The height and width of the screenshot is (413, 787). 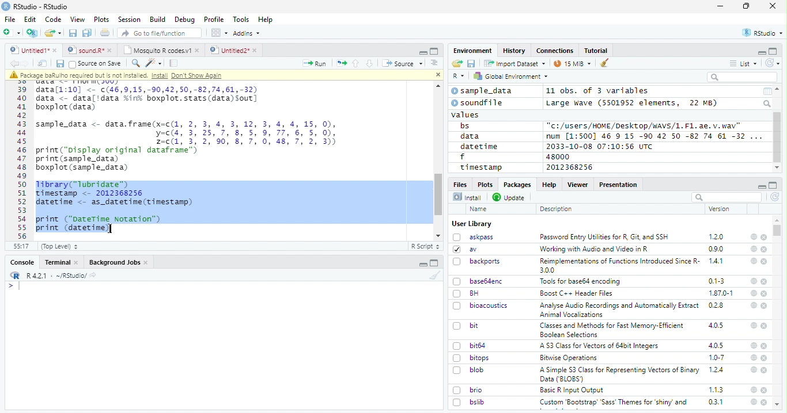 What do you see at coordinates (716, 345) in the screenshot?
I see `4.0.5` at bounding box center [716, 345].